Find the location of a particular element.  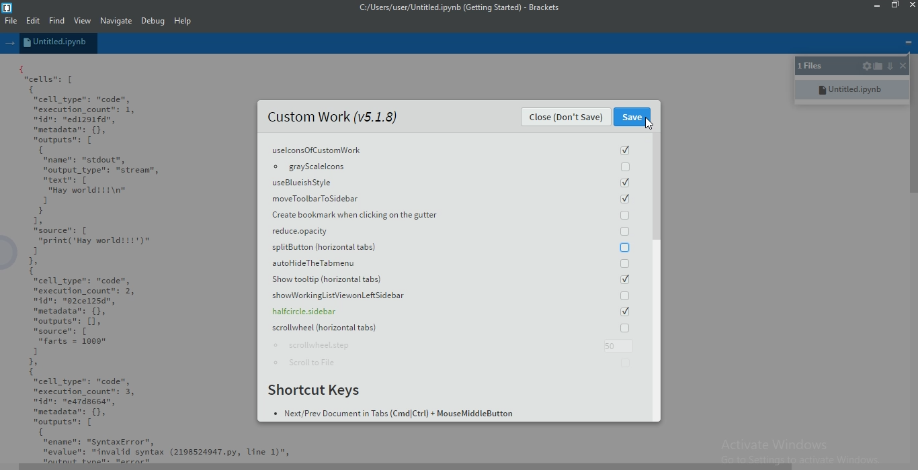

scrollwheel horizontal tabs is located at coordinates (448, 328).